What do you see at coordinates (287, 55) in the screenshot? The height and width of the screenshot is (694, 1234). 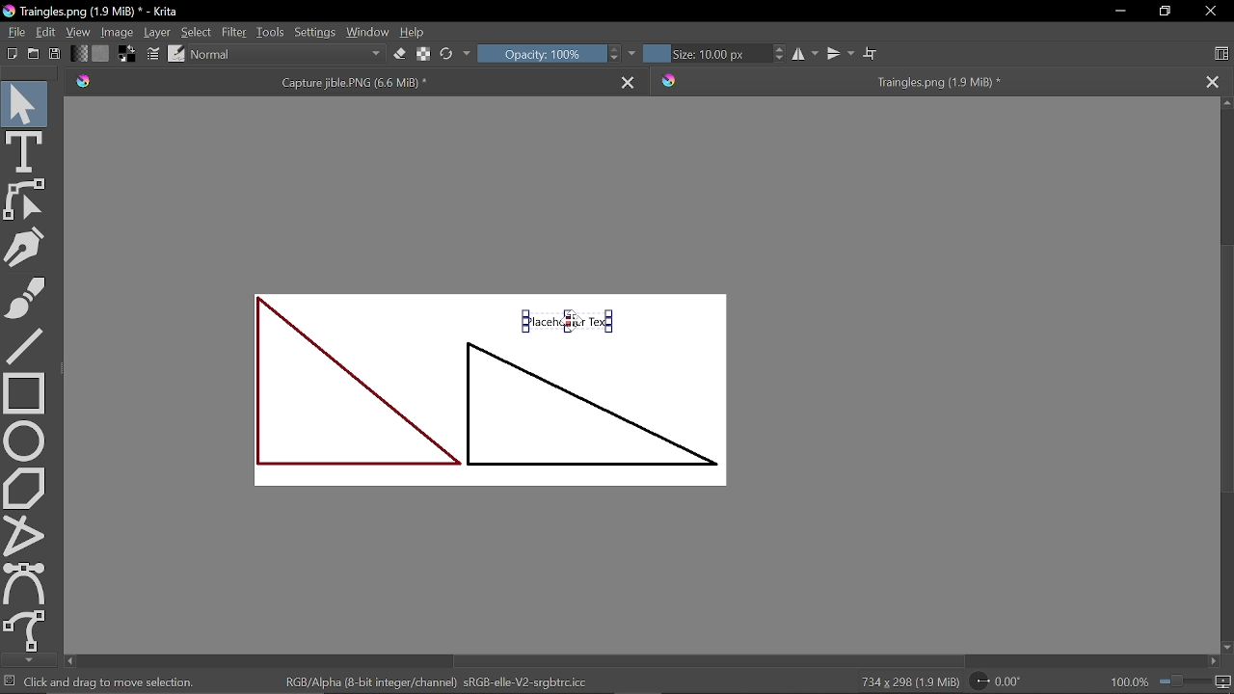 I see `Normal` at bounding box center [287, 55].